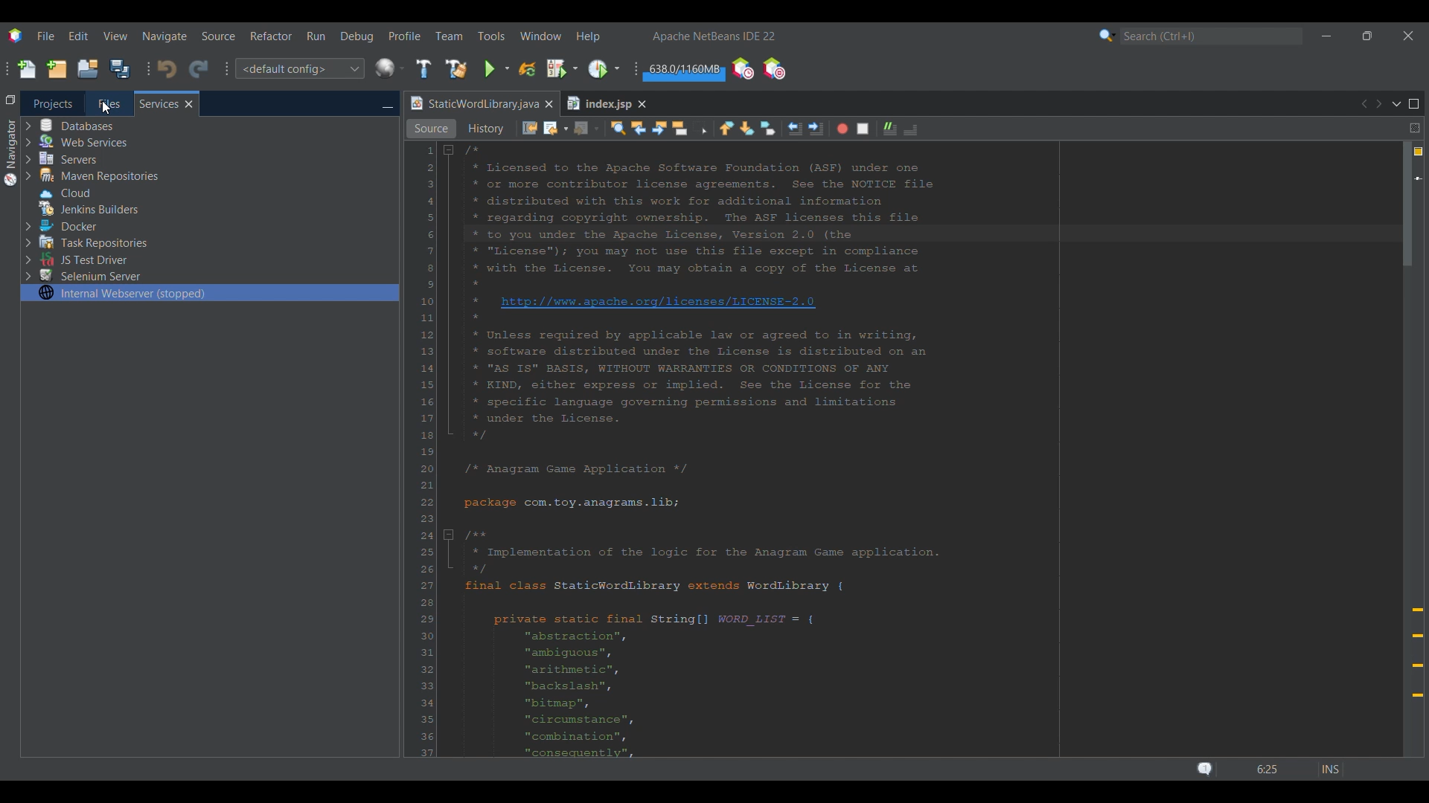 The image size is (1429, 803). I want to click on IDE's default browser, so click(390, 68).